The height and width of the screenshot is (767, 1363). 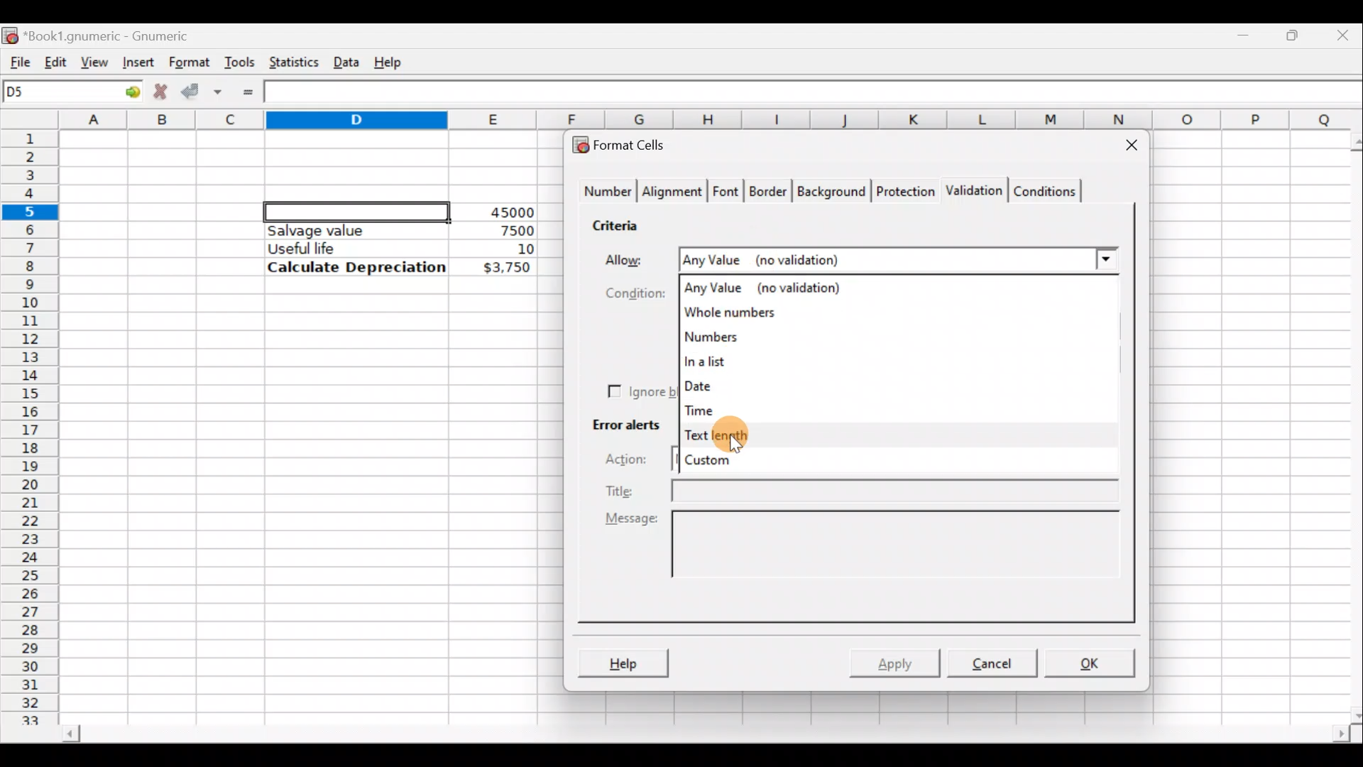 What do you see at coordinates (866, 560) in the screenshot?
I see `Message` at bounding box center [866, 560].